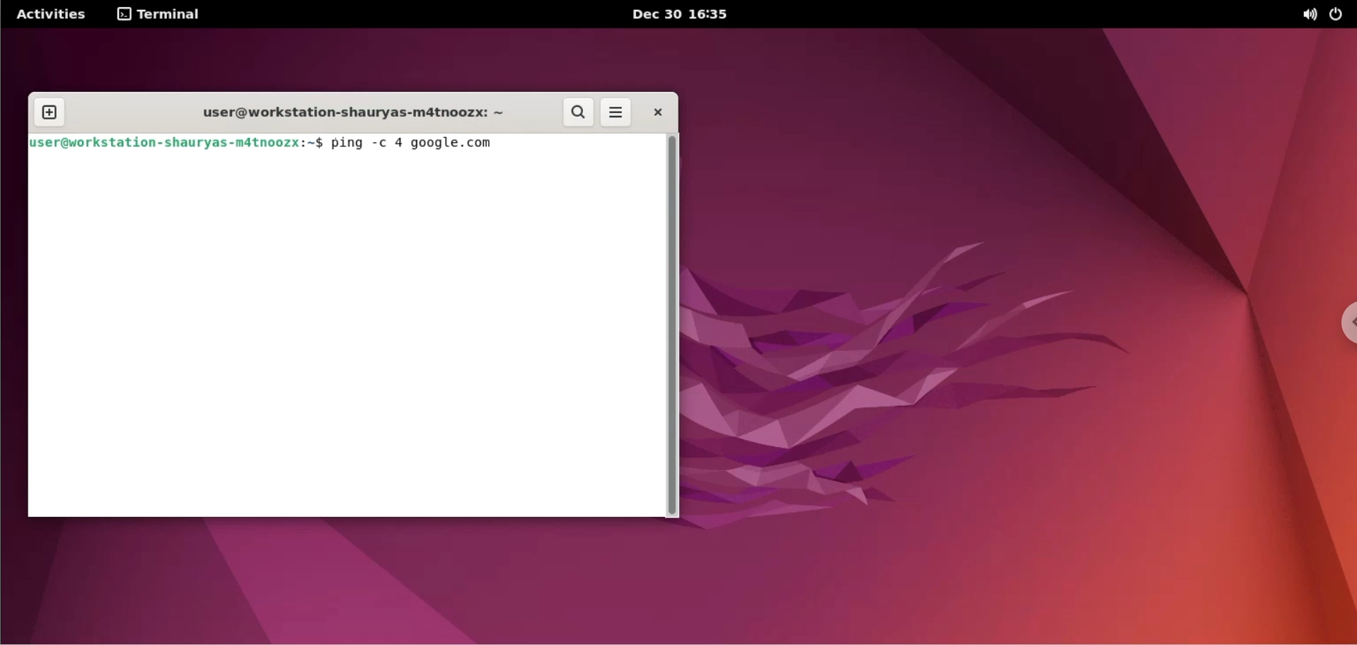 Image resolution: width=1357 pixels, height=645 pixels. What do you see at coordinates (345, 339) in the screenshot?
I see `command input box` at bounding box center [345, 339].